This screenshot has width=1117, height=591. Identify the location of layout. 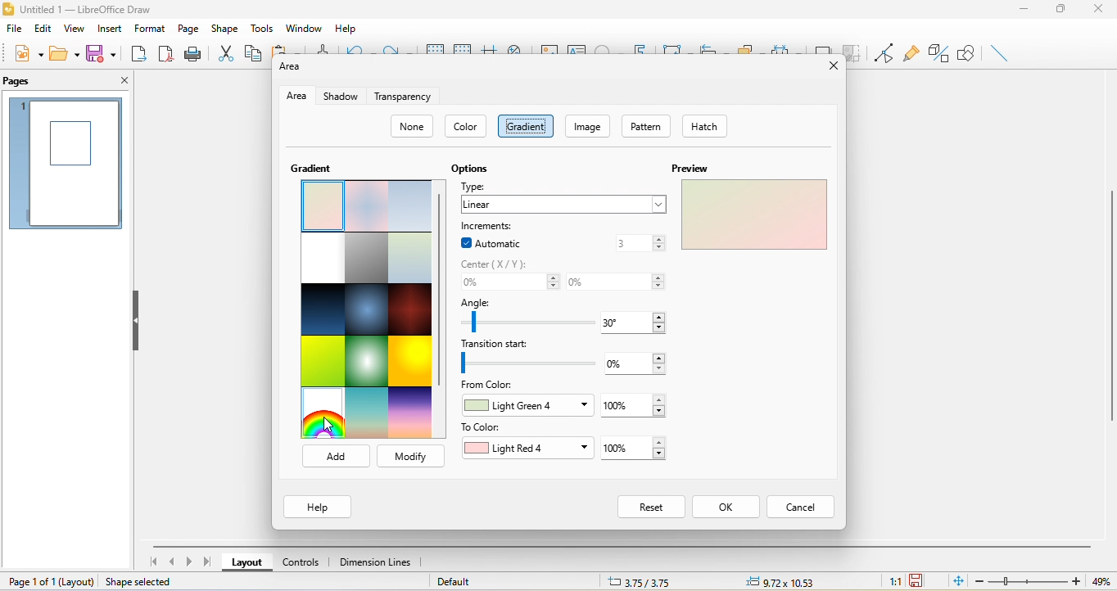
(248, 562).